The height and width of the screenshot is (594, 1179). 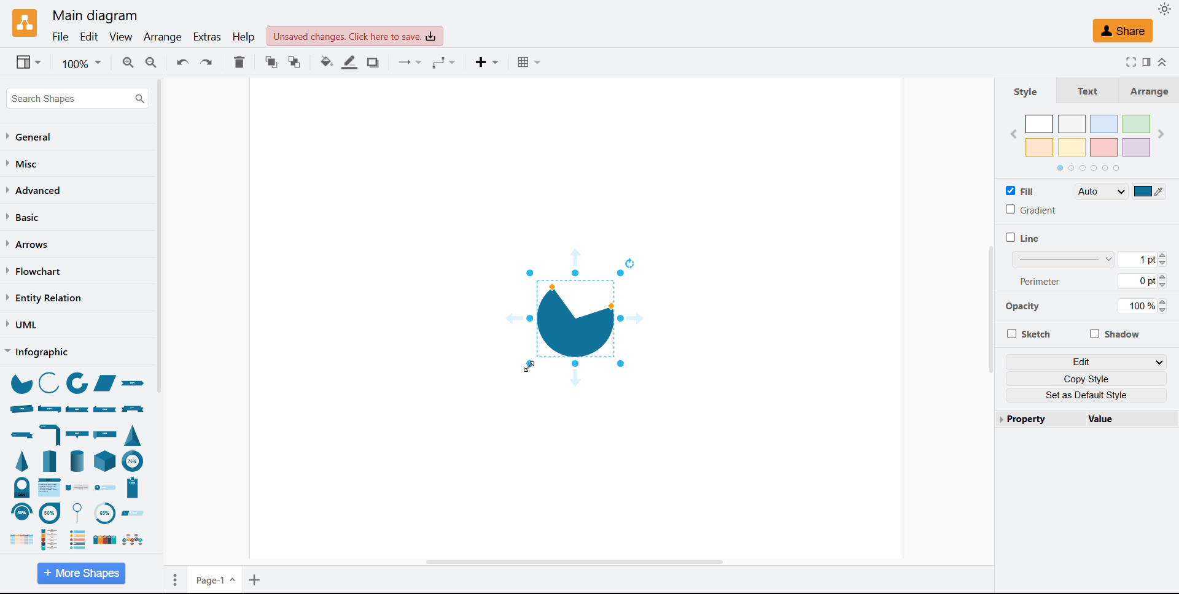 What do you see at coordinates (136, 385) in the screenshot?
I see `ribbon` at bounding box center [136, 385].